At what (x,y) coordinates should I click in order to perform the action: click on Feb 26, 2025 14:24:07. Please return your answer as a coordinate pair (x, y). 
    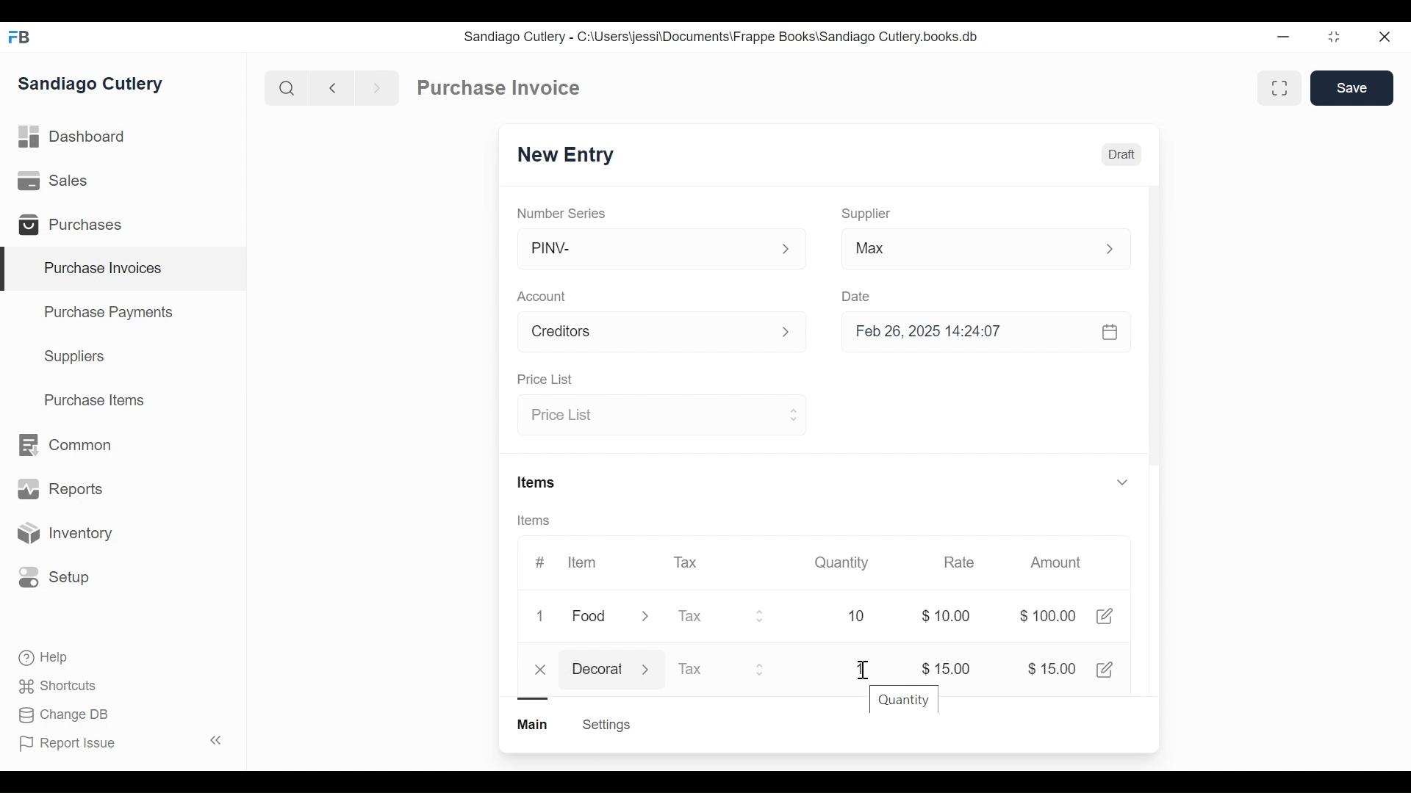
    Looking at the image, I should click on (977, 332).